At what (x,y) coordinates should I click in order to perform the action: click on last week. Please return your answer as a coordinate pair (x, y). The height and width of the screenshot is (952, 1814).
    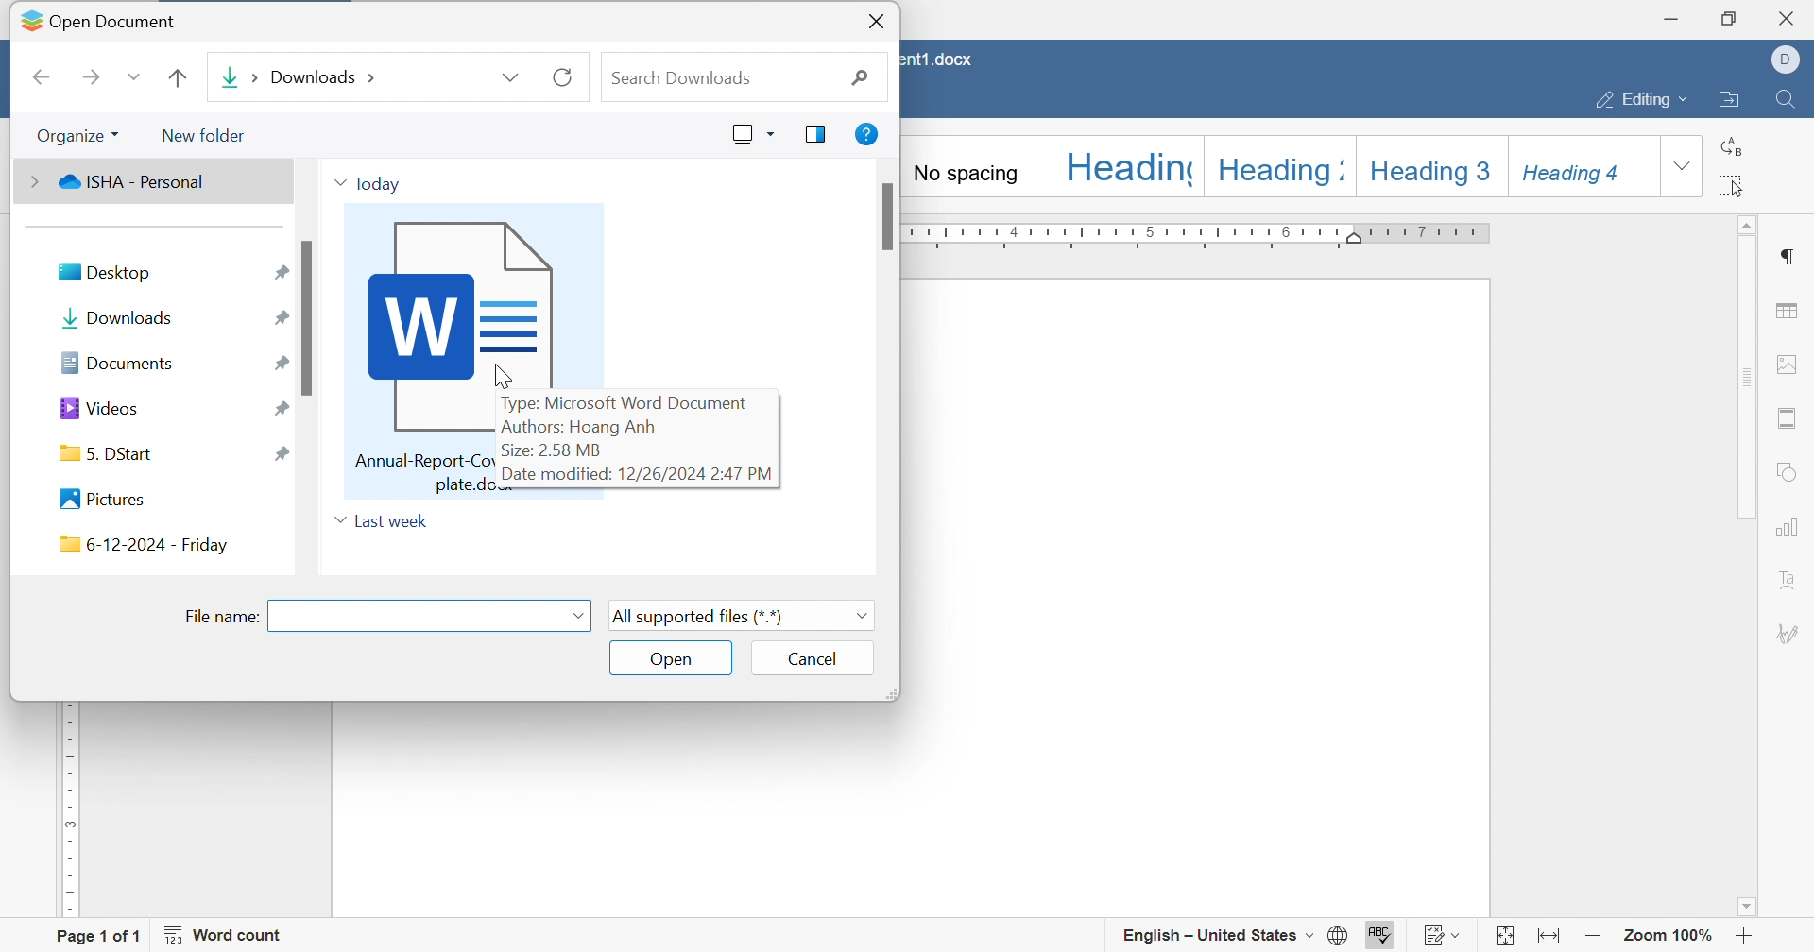
    Looking at the image, I should click on (383, 518).